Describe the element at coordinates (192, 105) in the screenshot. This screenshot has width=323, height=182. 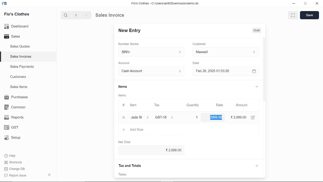
I see `Quantity` at that location.